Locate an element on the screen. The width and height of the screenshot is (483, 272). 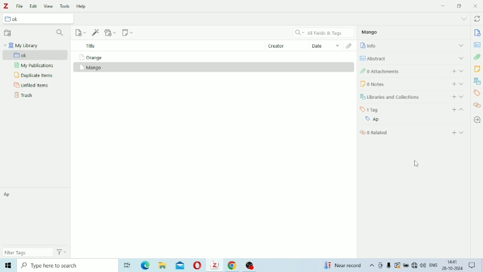
Tags is located at coordinates (413, 109).